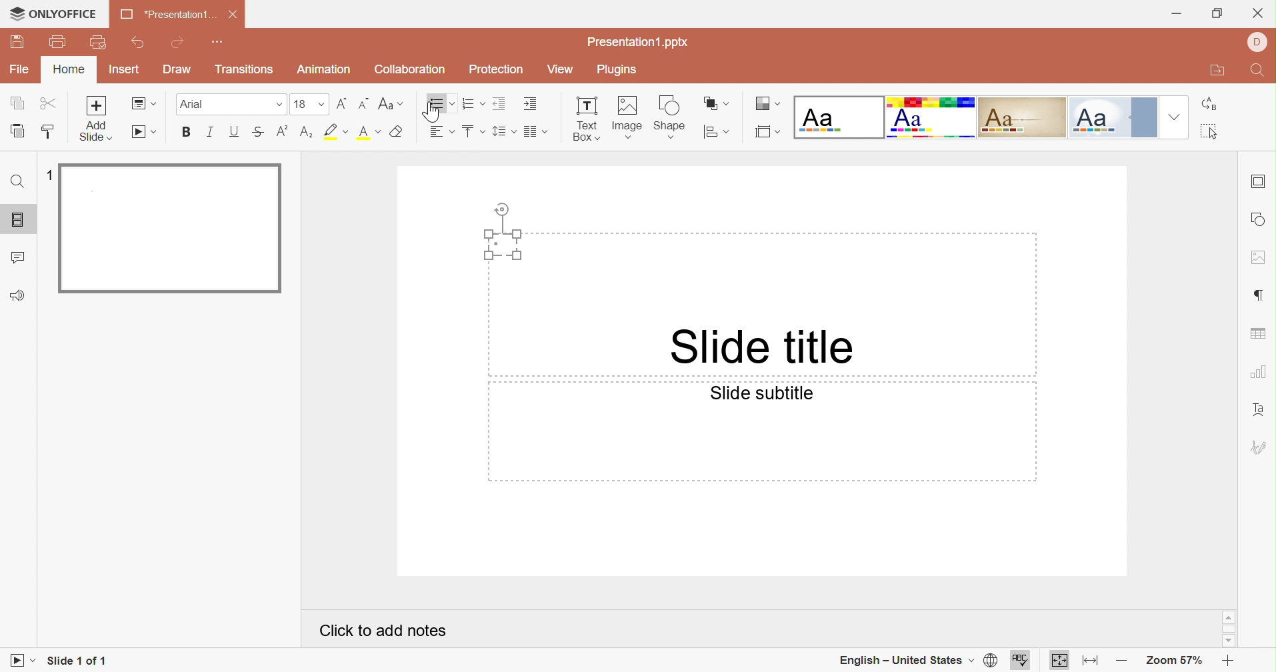 The image size is (1276, 672). Describe the element at coordinates (498, 104) in the screenshot. I see `Decrease indent` at that location.